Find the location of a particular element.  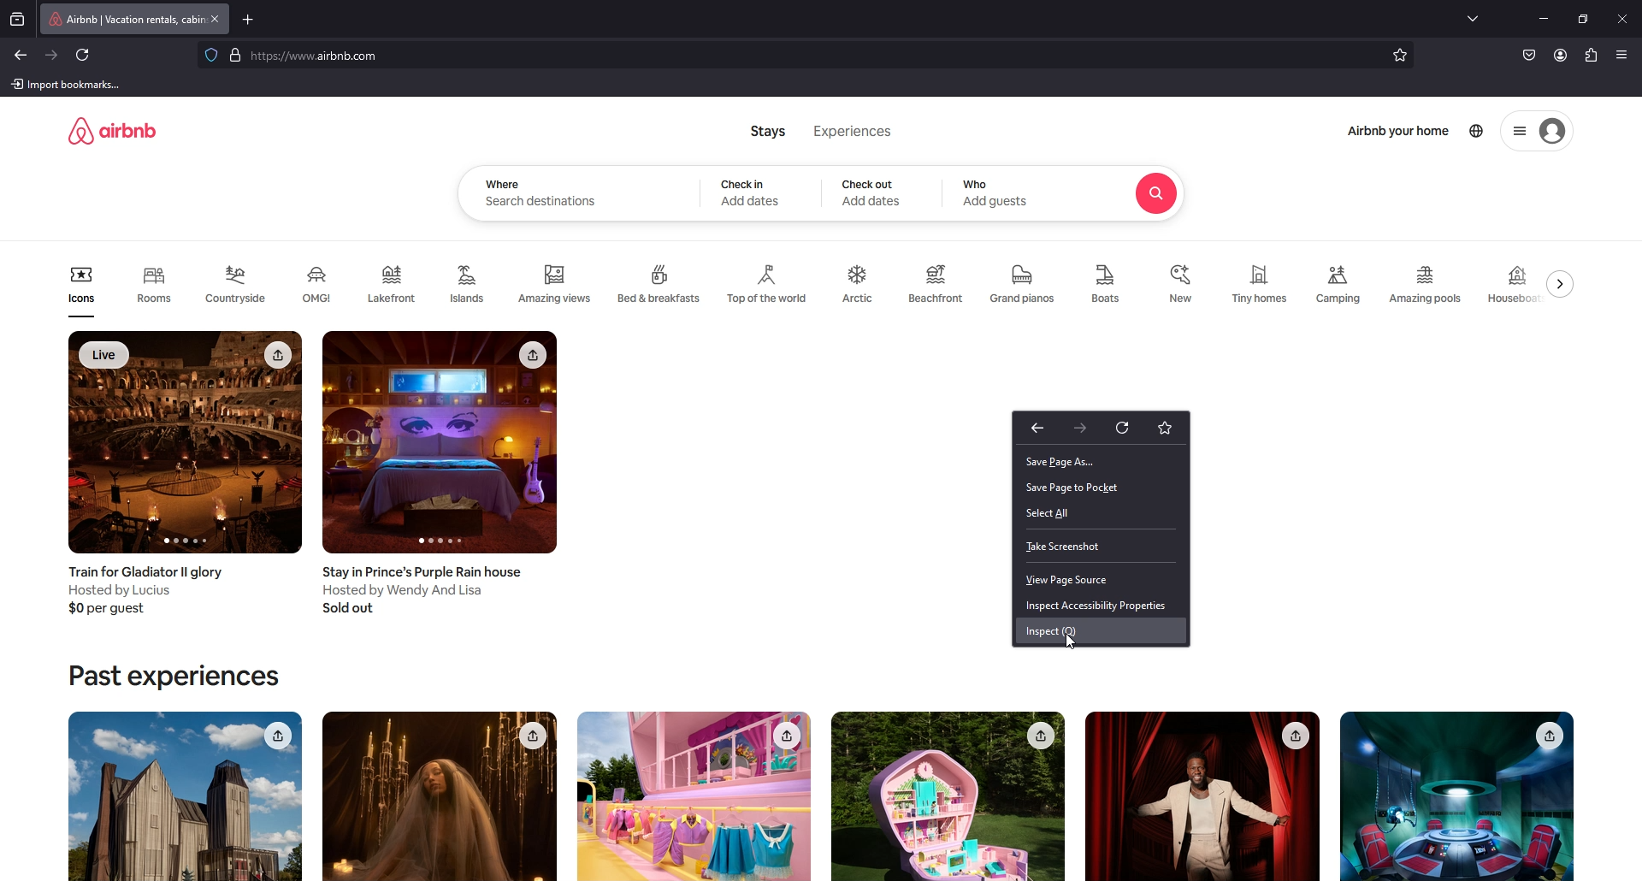

recent browsing is located at coordinates (21, 19).